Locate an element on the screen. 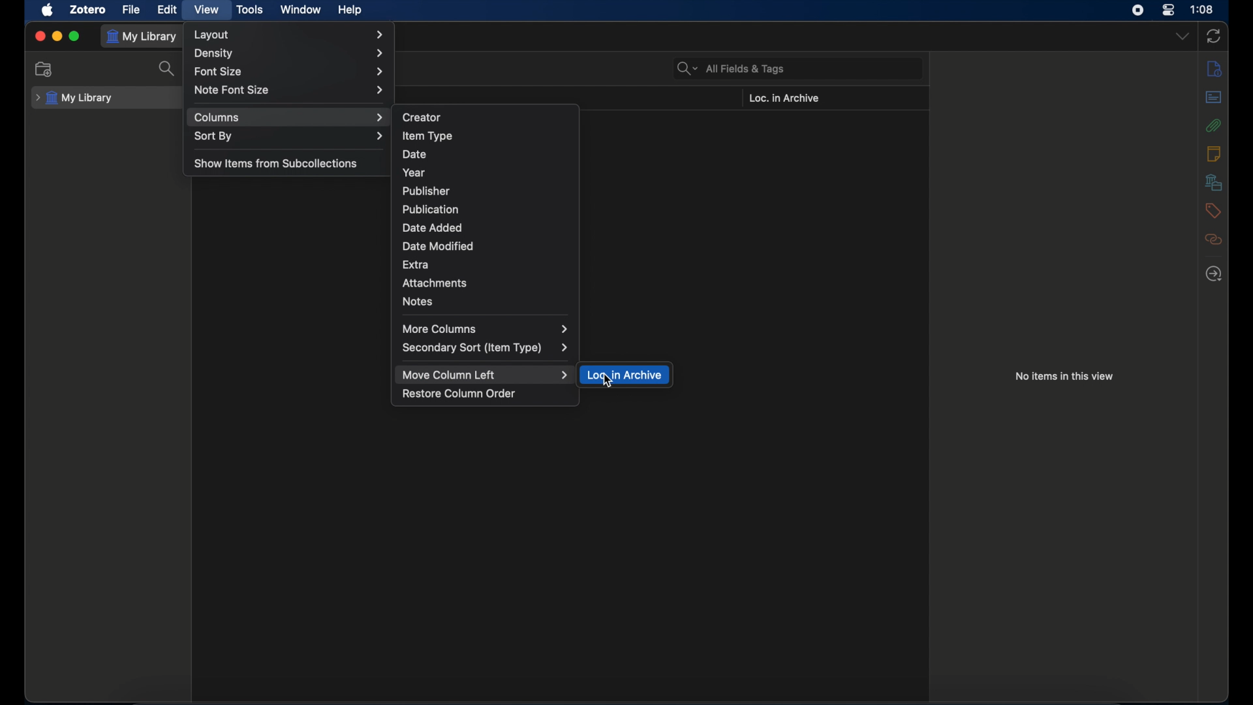  window is located at coordinates (302, 9).